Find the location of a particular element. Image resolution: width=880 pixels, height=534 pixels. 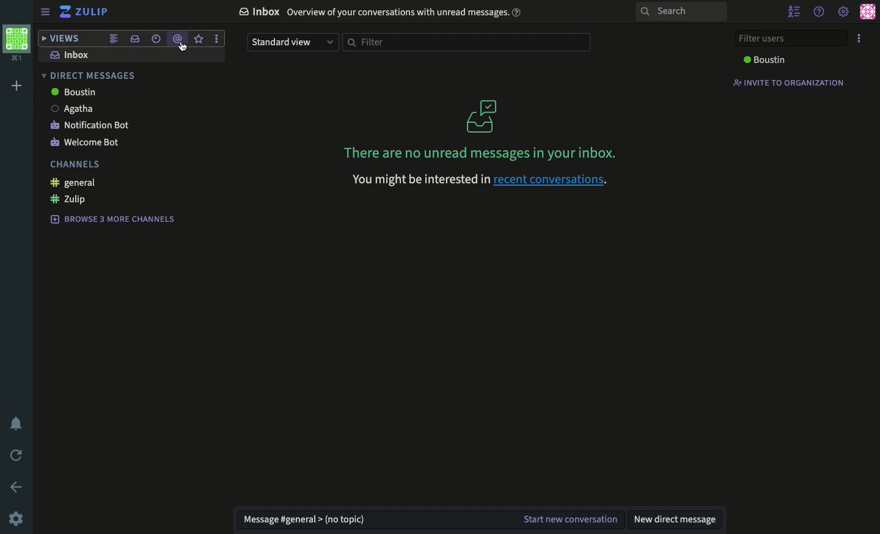

direct messages is located at coordinates (89, 75).